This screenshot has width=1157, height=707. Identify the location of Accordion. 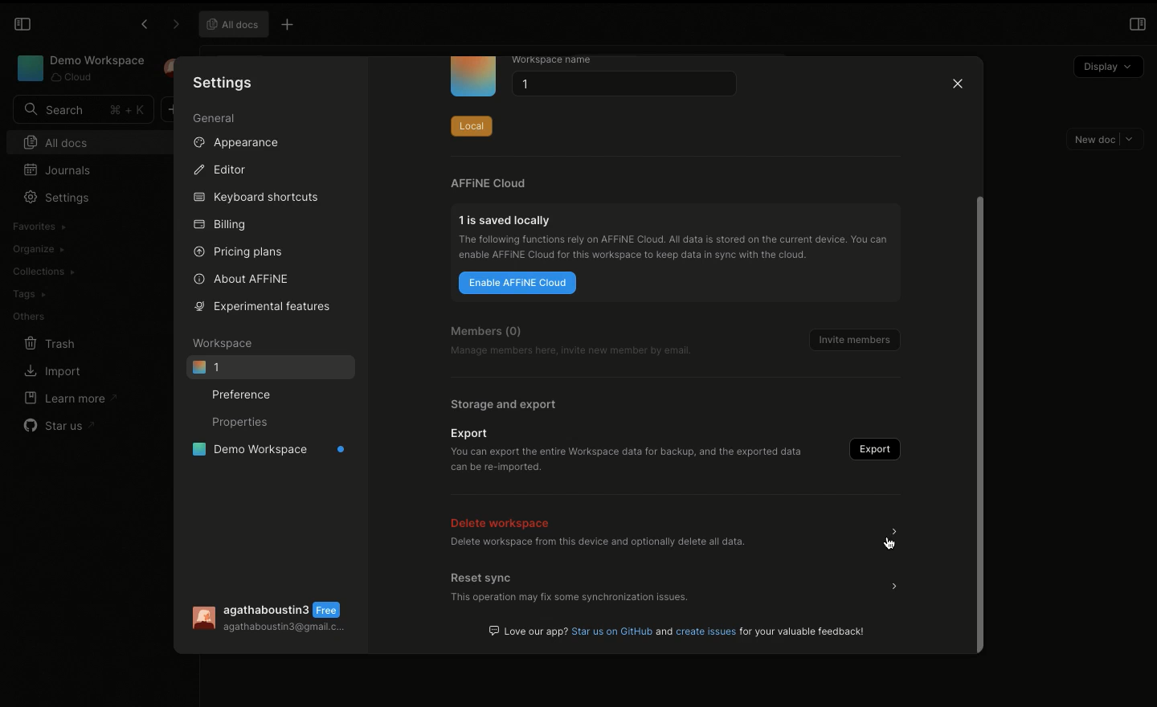
(894, 586).